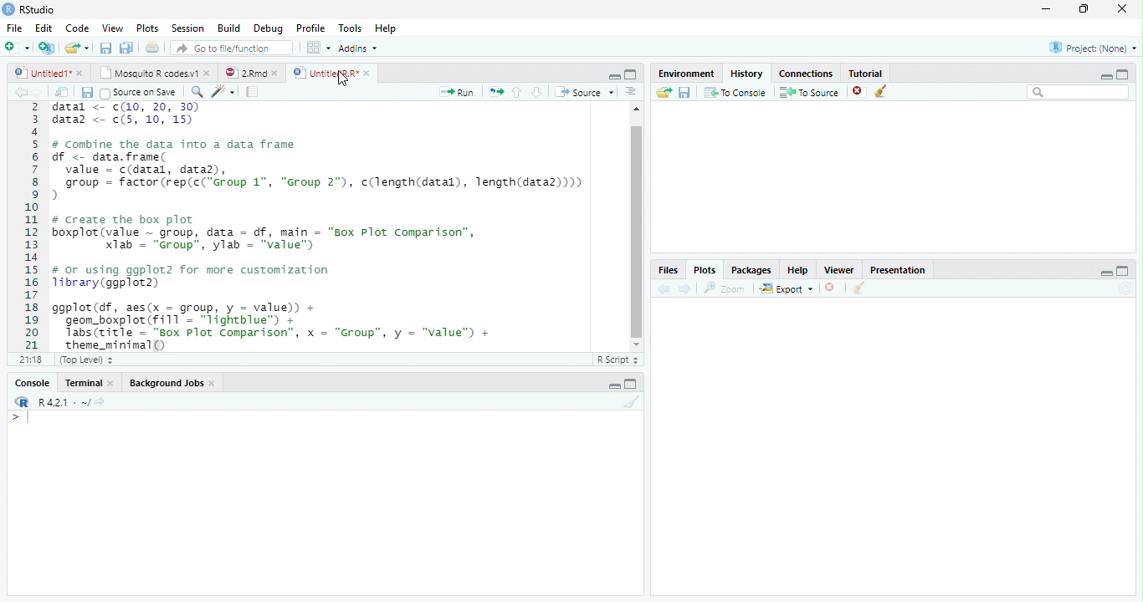 Image resolution: width=1143 pixels, height=602 pixels. Describe the element at coordinates (633, 401) in the screenshot. I see `Clear console` at that location.